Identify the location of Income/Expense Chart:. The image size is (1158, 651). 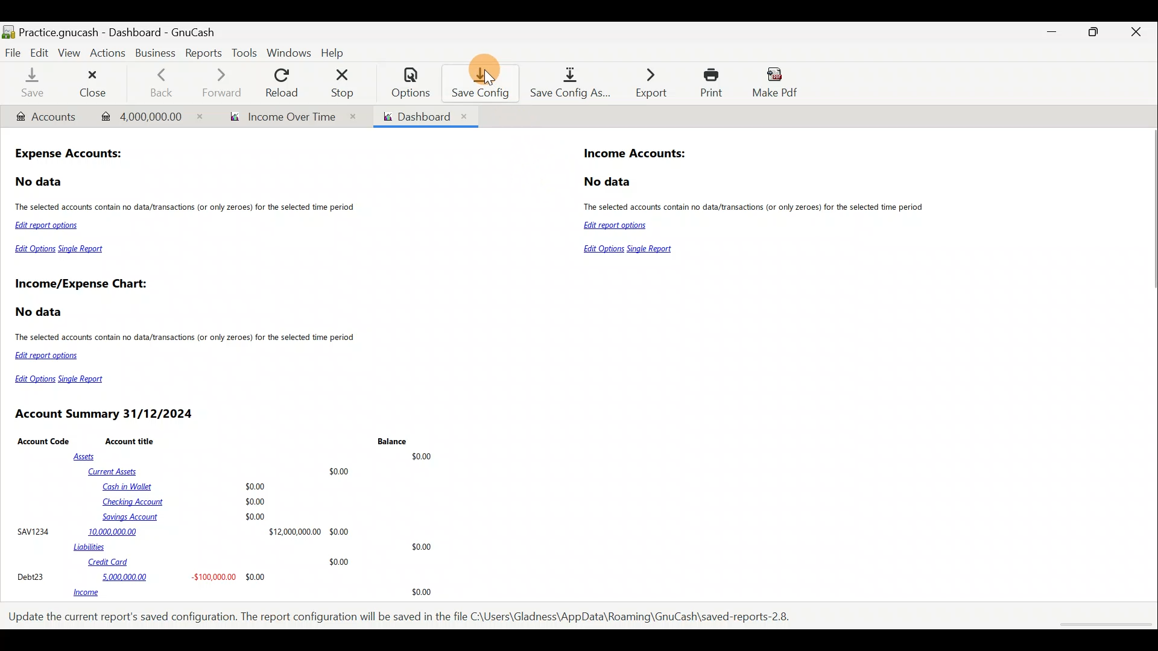
(81, 285).